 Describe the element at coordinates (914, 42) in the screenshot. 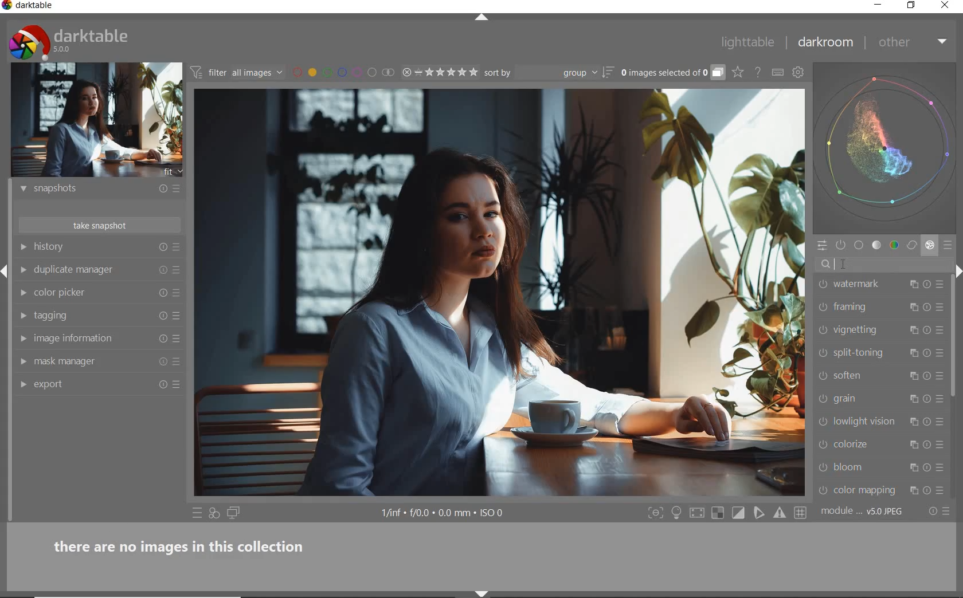

I see `other` at that location.